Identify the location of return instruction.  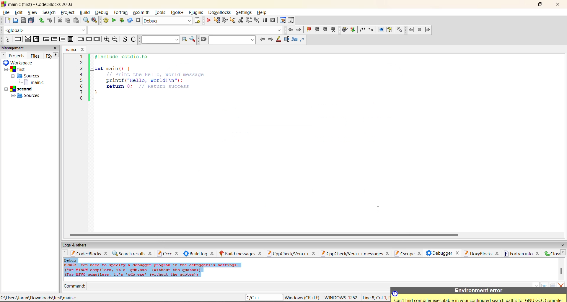
(97, 40).